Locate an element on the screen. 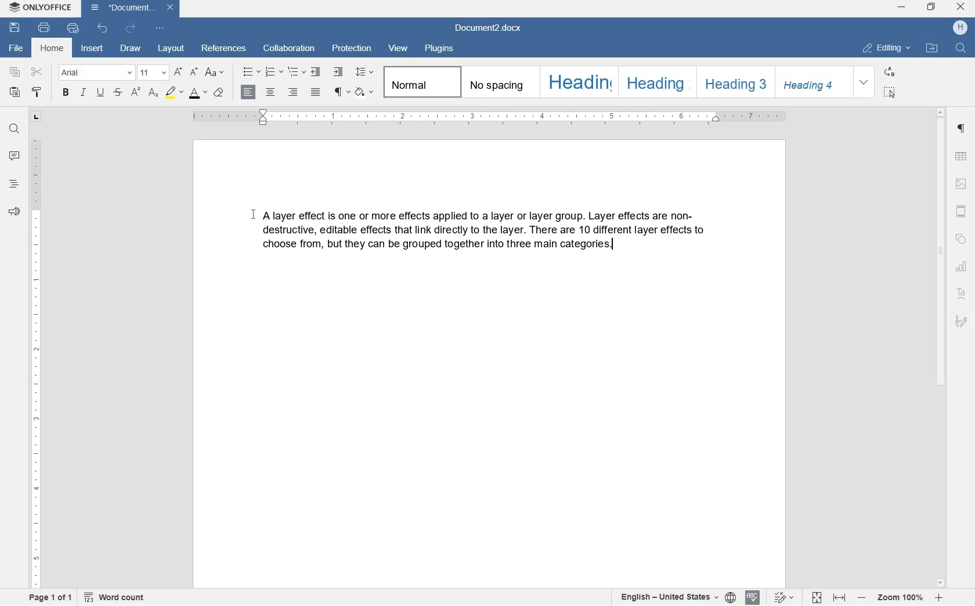 The width and height of the screenshot is (975, 606). copy style is located at coordinates (37, 93).